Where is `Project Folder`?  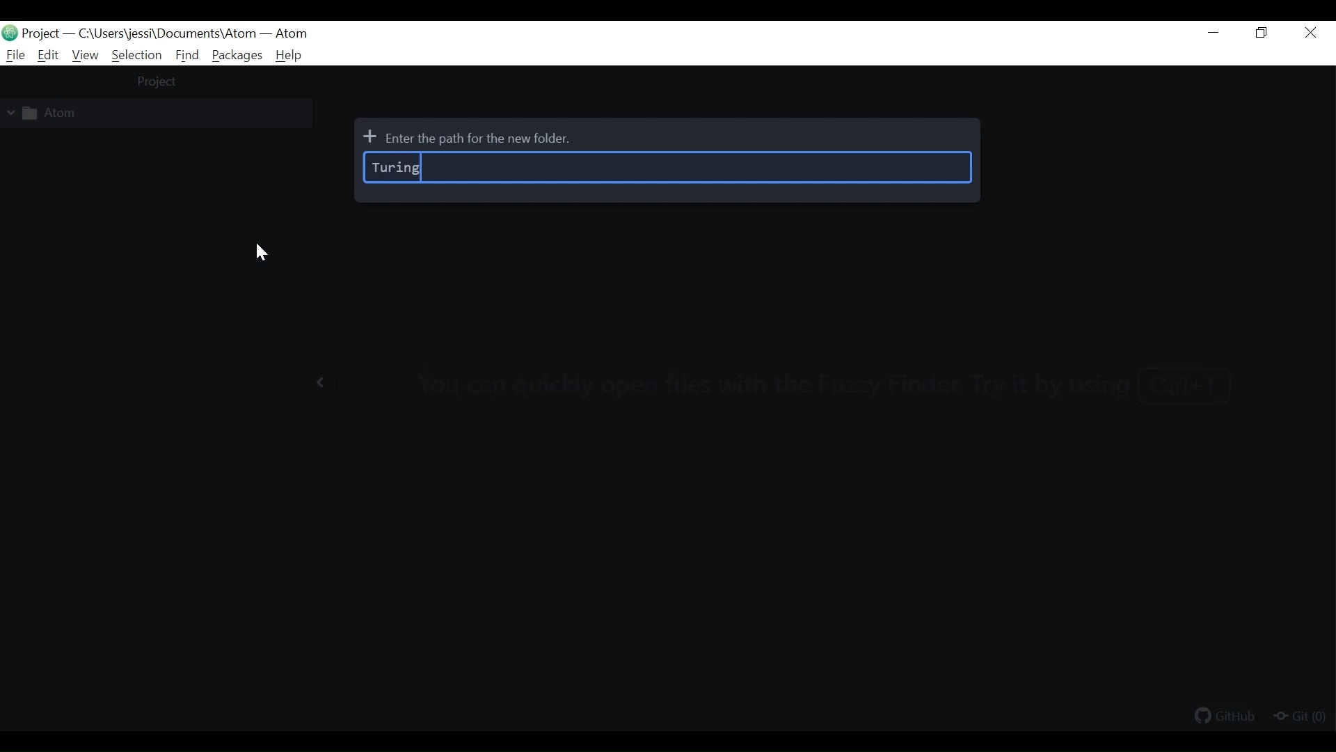 Project Folder is located at coordinates (141, 113).